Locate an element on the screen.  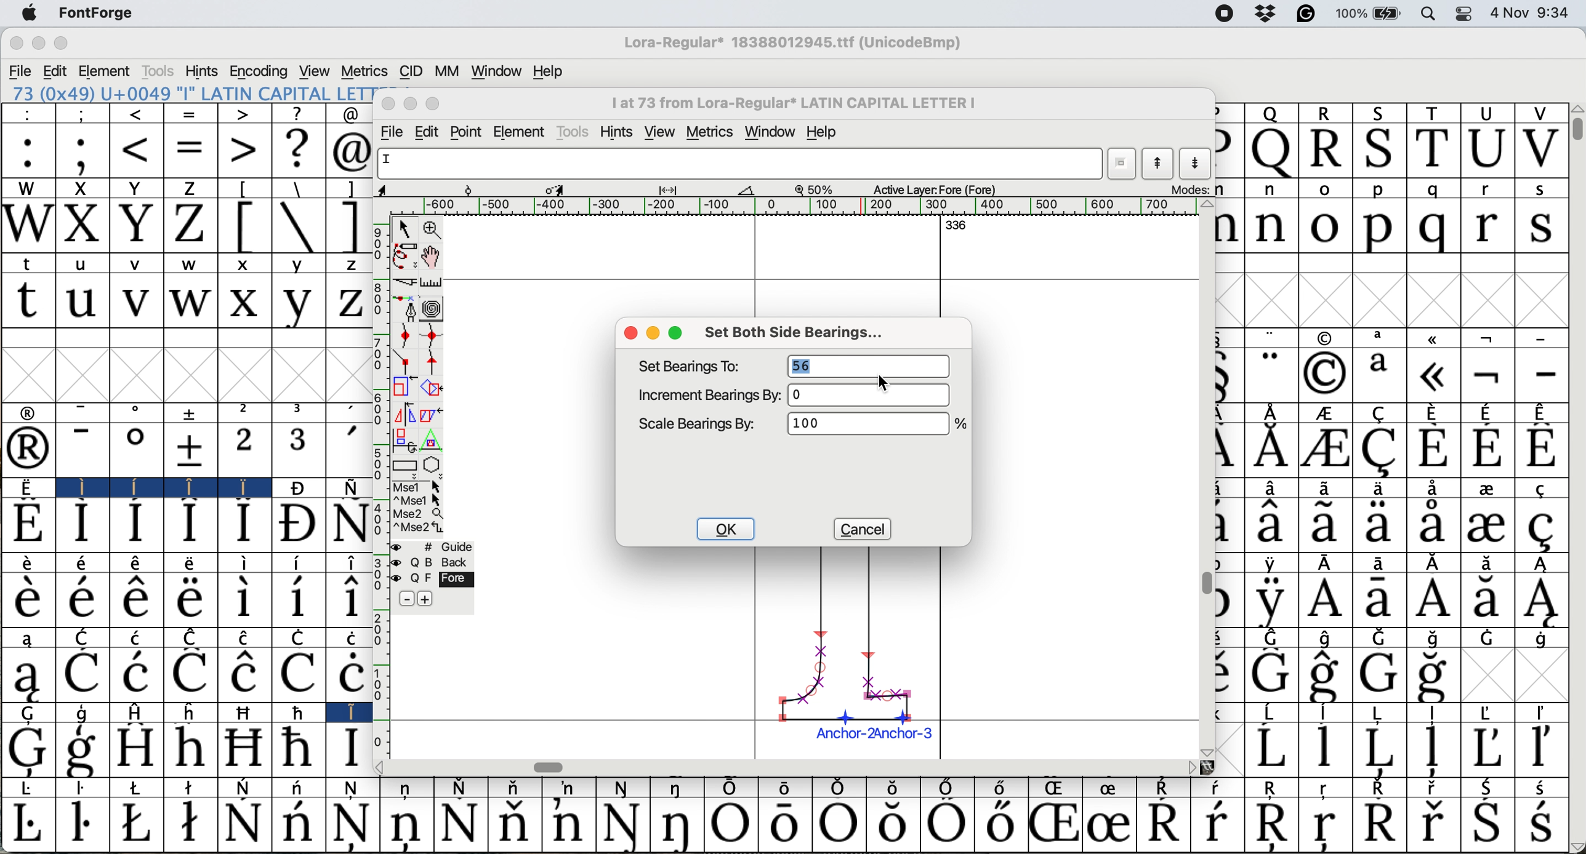
Symbol is located at coordinates (138, 564).